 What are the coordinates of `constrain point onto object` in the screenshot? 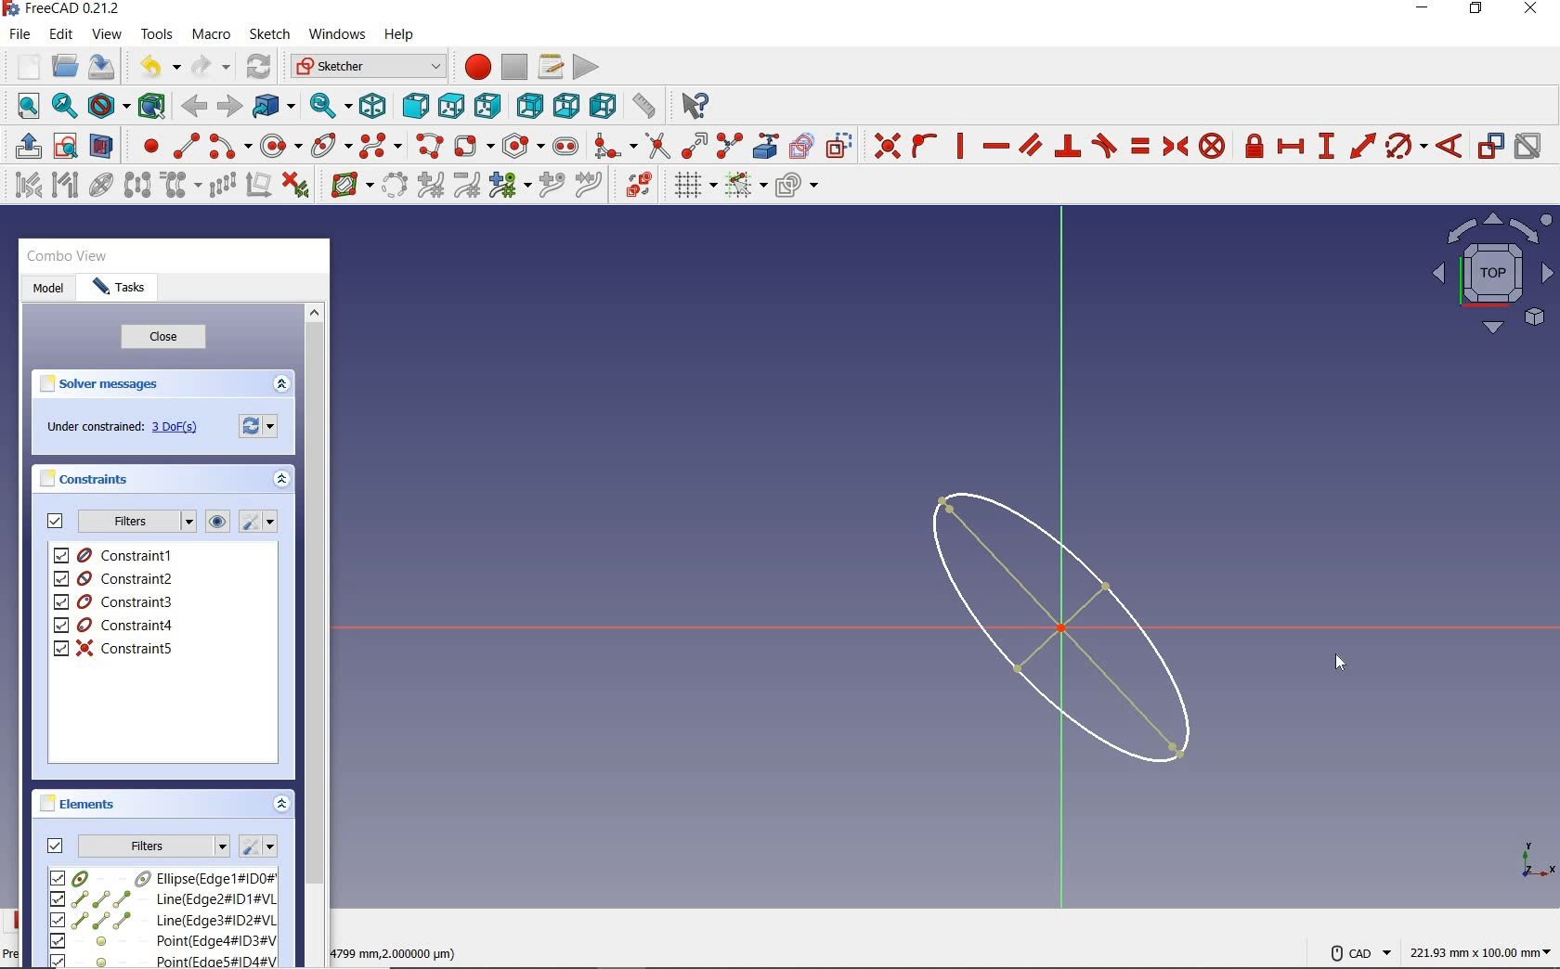 It's located at (925, 146).